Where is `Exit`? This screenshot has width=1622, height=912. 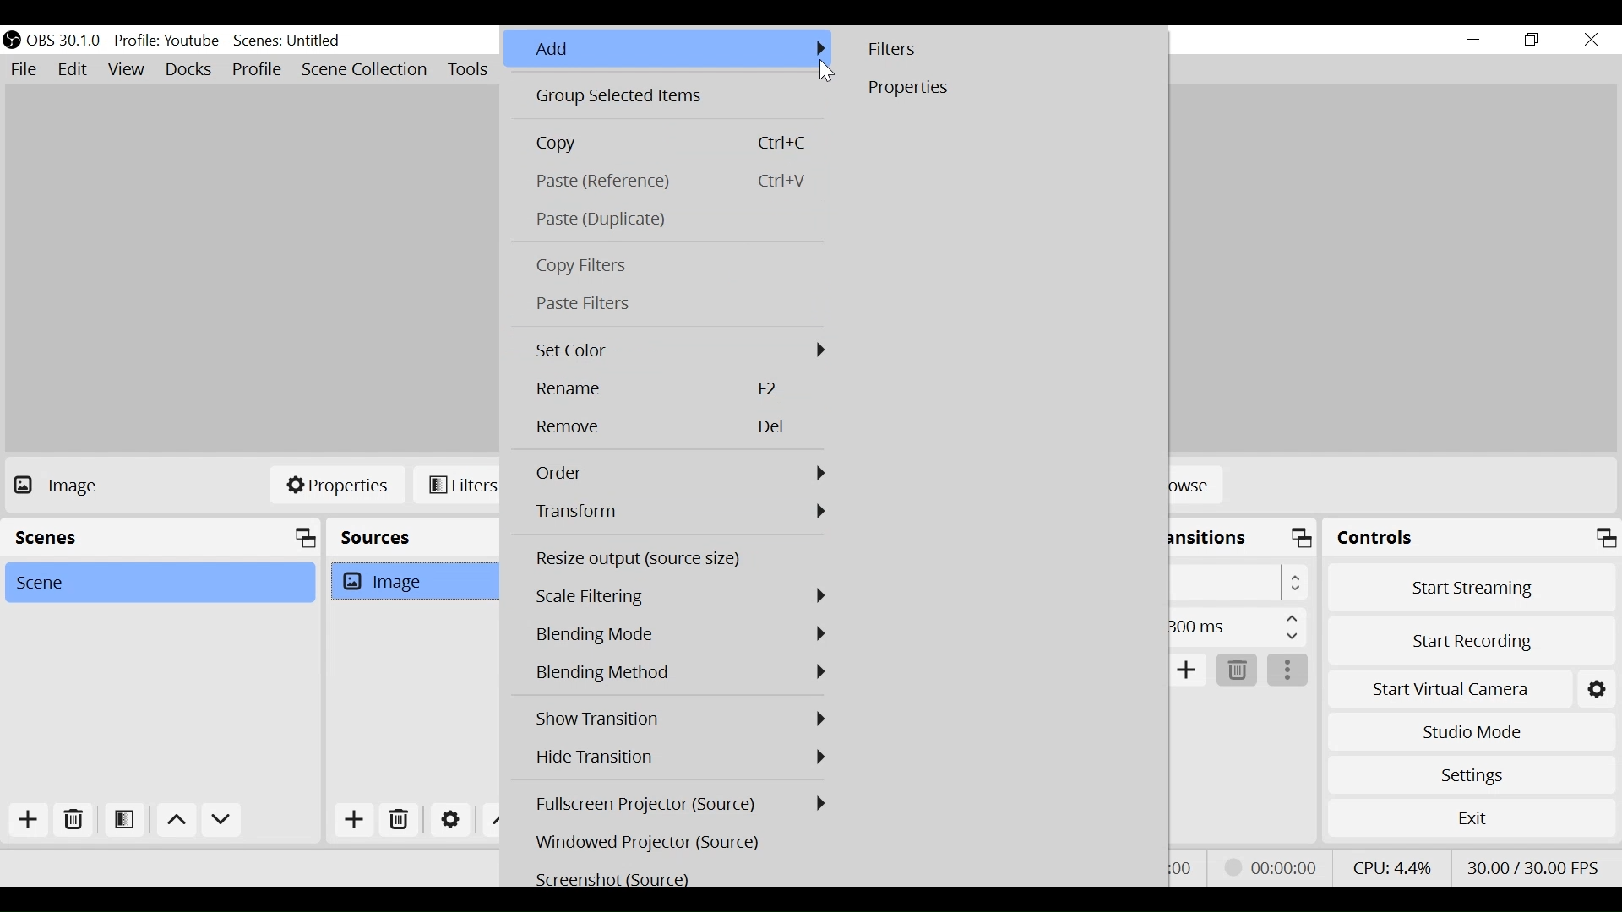
Exit is located at coordinates (1471, 817).